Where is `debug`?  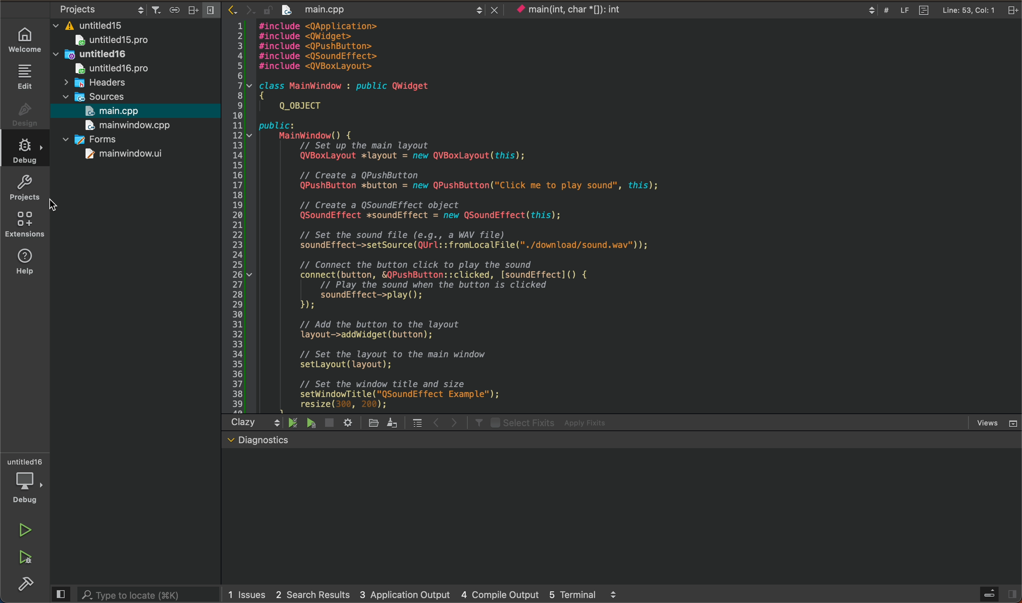 debug is located at coordinates (26, 480).